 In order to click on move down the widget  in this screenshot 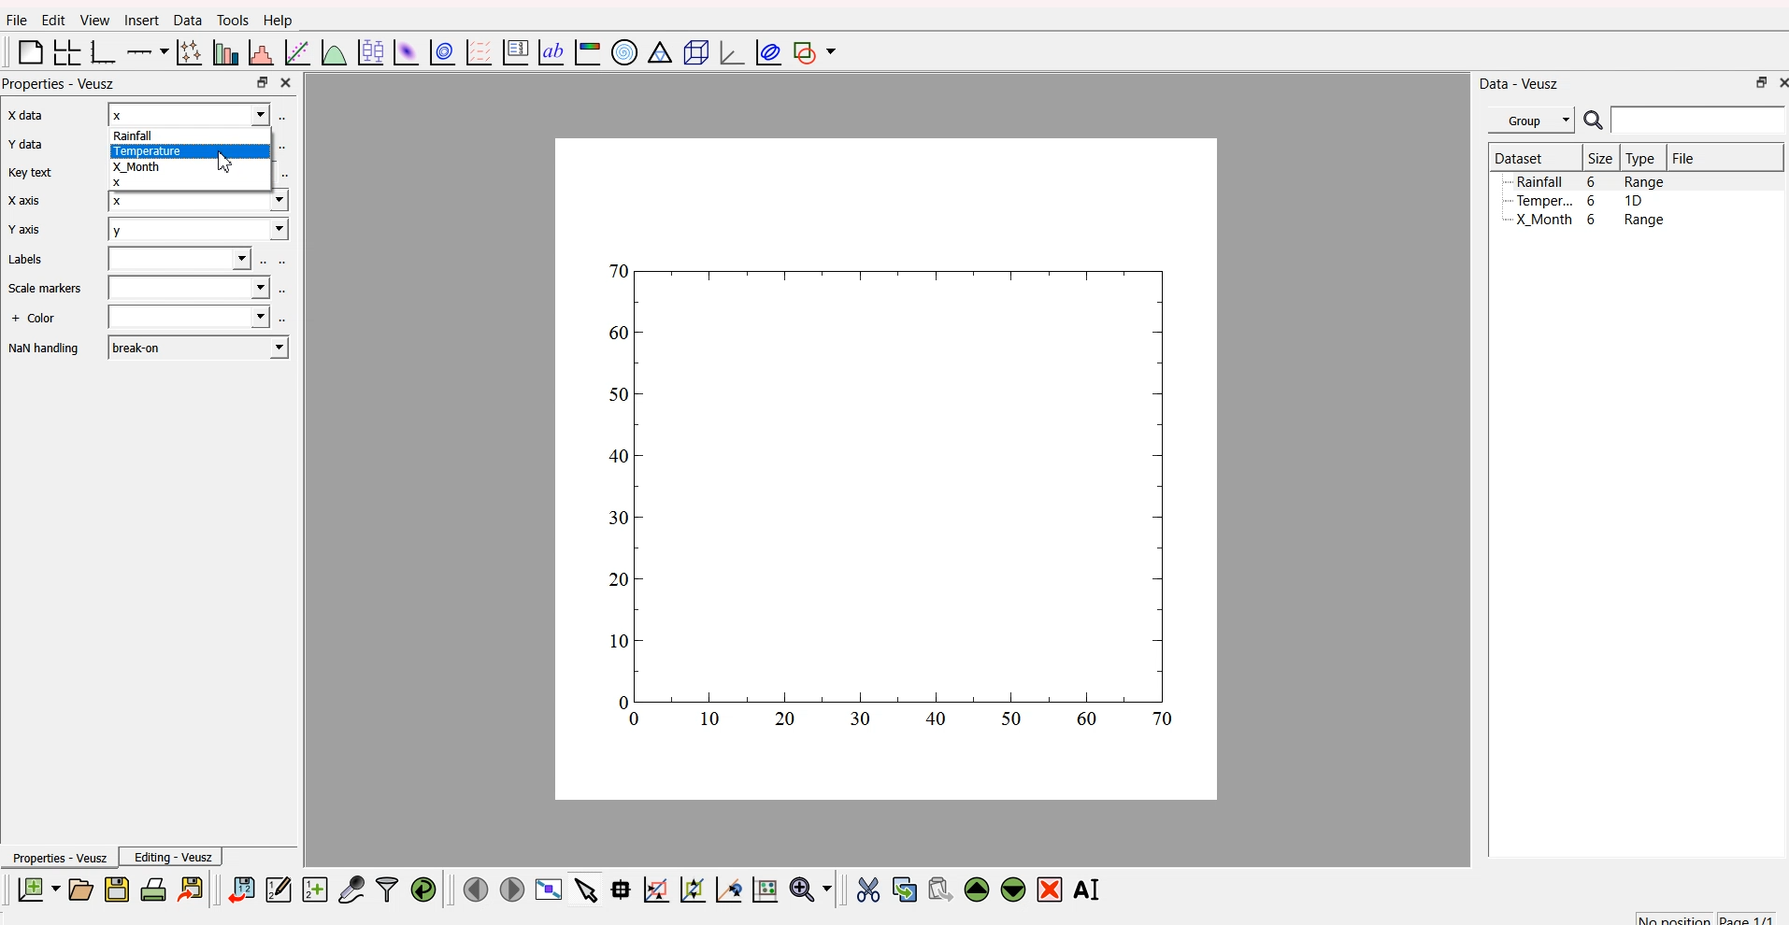, I will do `click(1010, 890)`.